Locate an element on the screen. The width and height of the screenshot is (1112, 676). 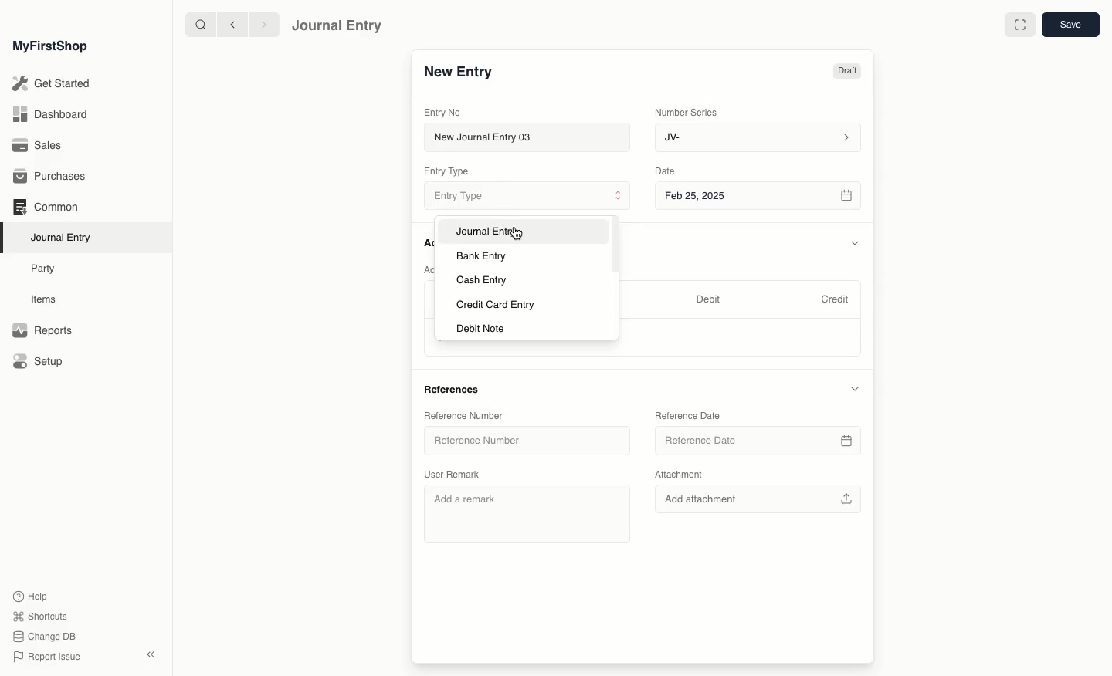
Full width toggle is located at coordinates (1019, 25).